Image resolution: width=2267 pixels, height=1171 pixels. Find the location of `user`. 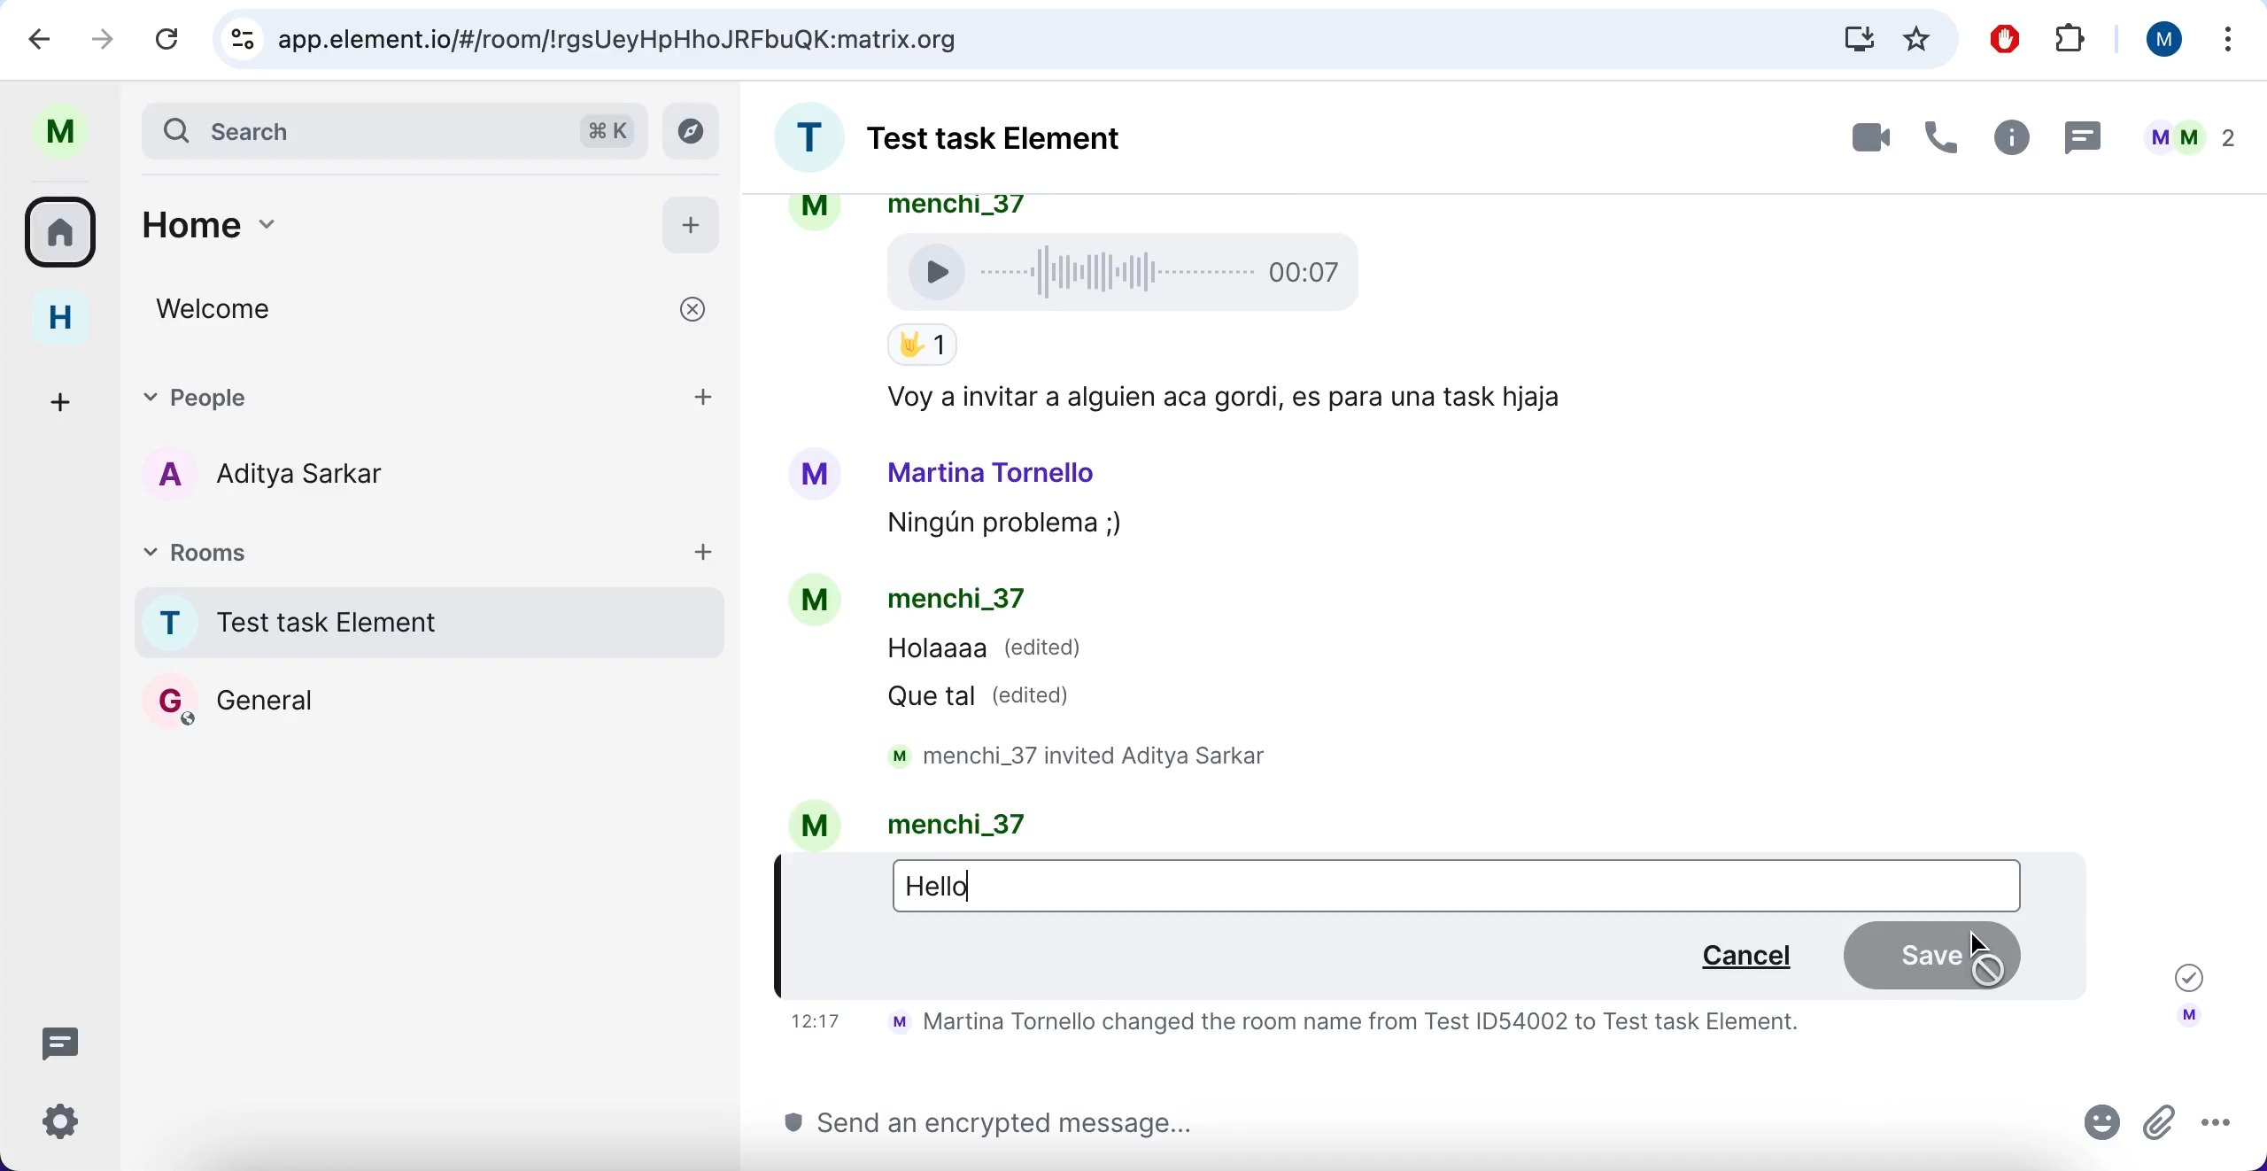

user is located at coordinates (2161, 41).